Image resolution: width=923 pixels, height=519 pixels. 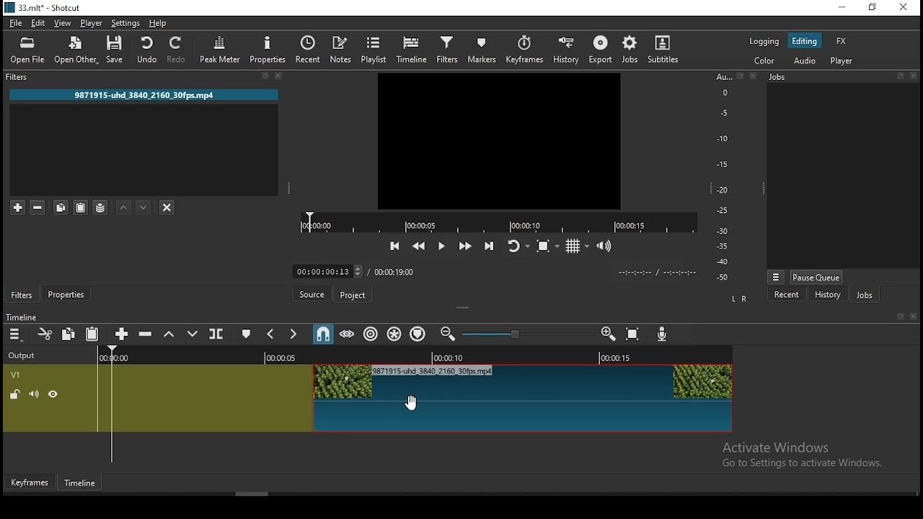 What do you see at coordinates (16, 24) in the screenshot?
I see `file` at bounding box center [16, 24].